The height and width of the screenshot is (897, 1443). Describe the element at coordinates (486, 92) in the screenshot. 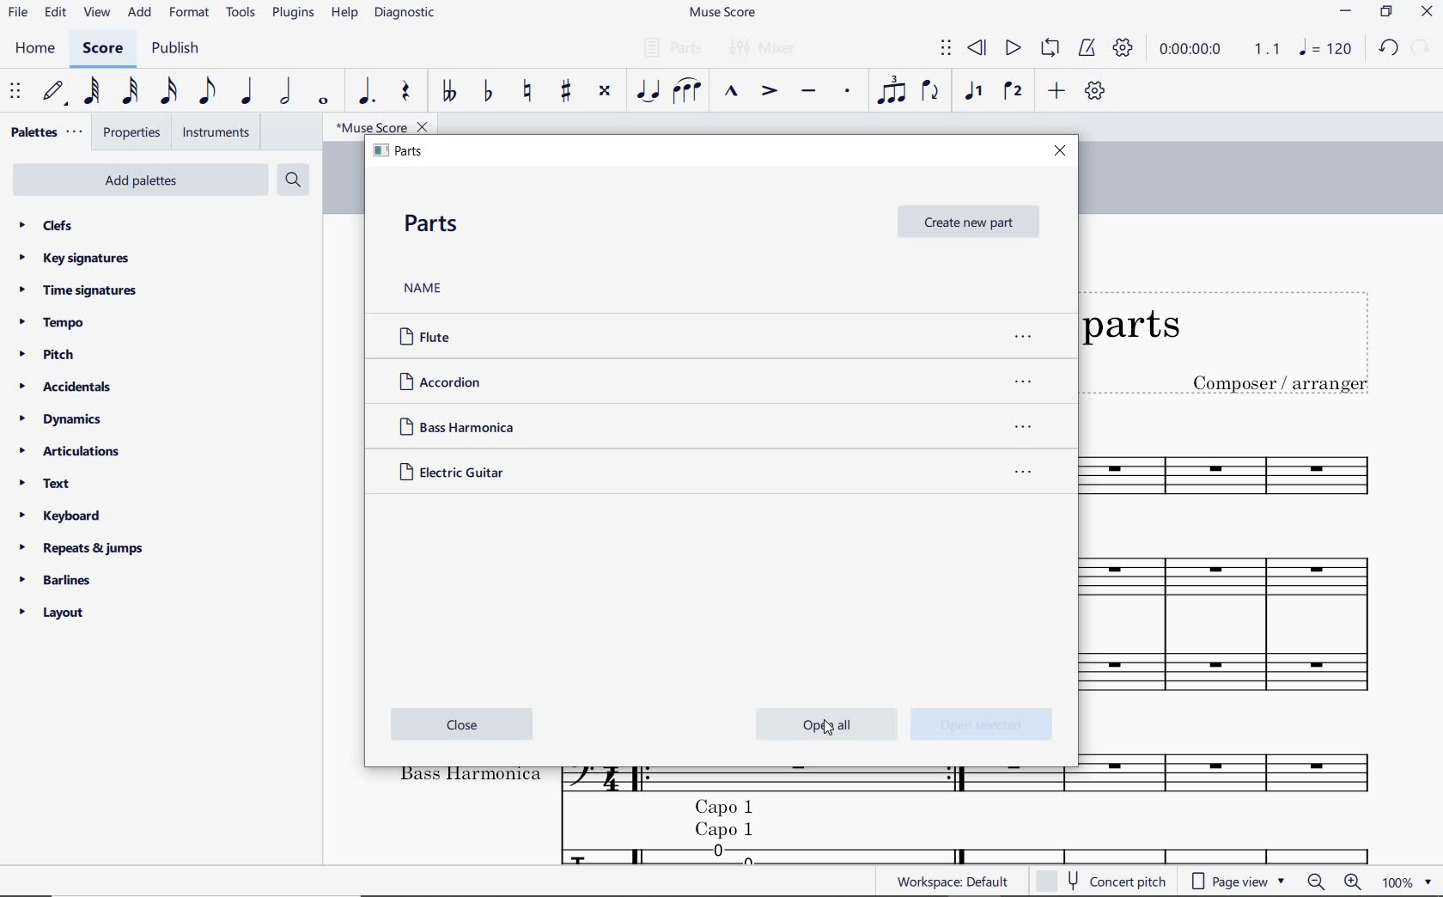

I see `toggle flat` at that location.